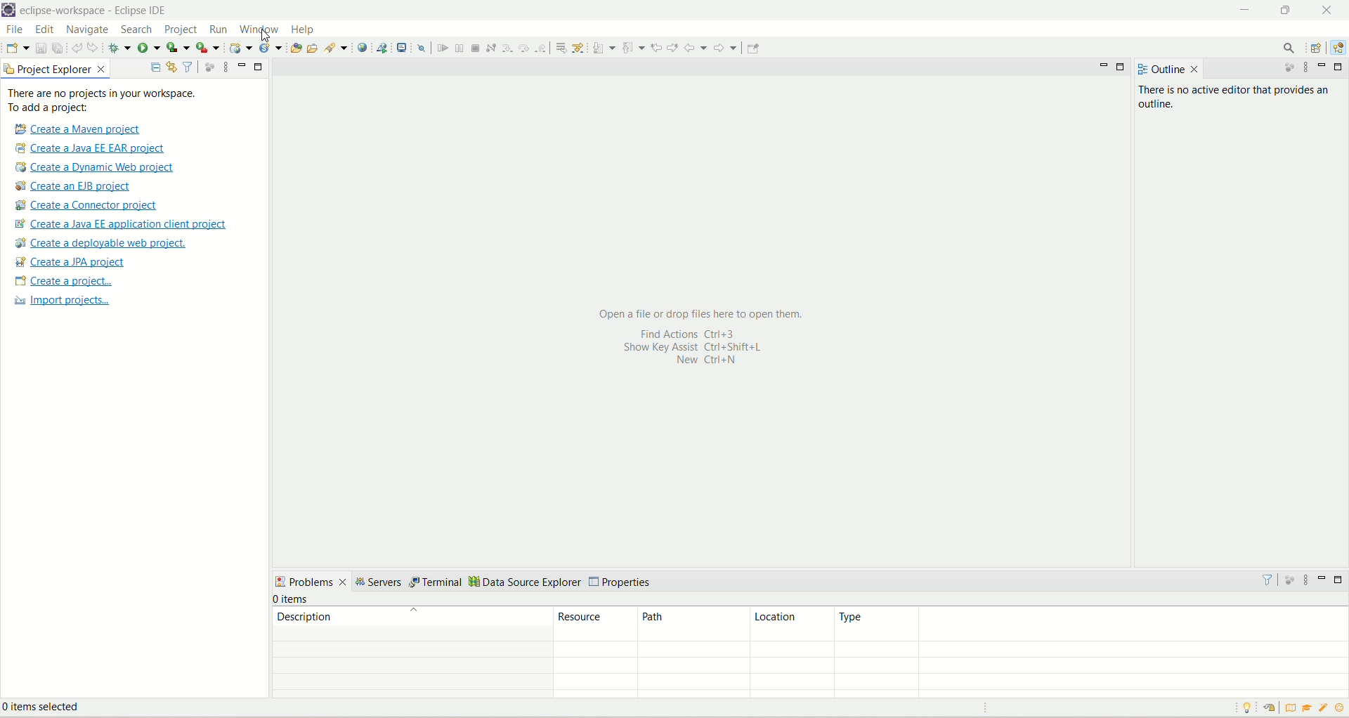 The height and width of the screenshot is (718, 1349). I want to click on restore welcome, so click(1268, 708).